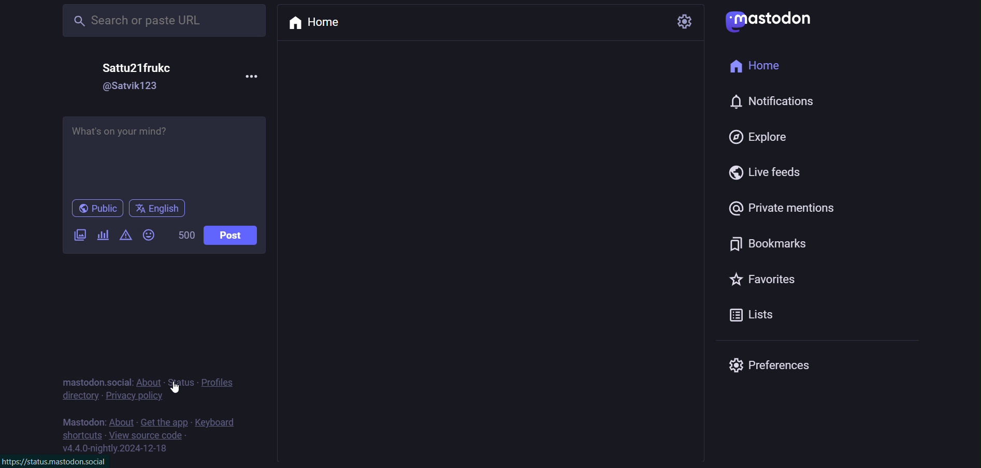  Describe the element at coordinates (124, 236) in the screenshot. I see `content warning` at that location.